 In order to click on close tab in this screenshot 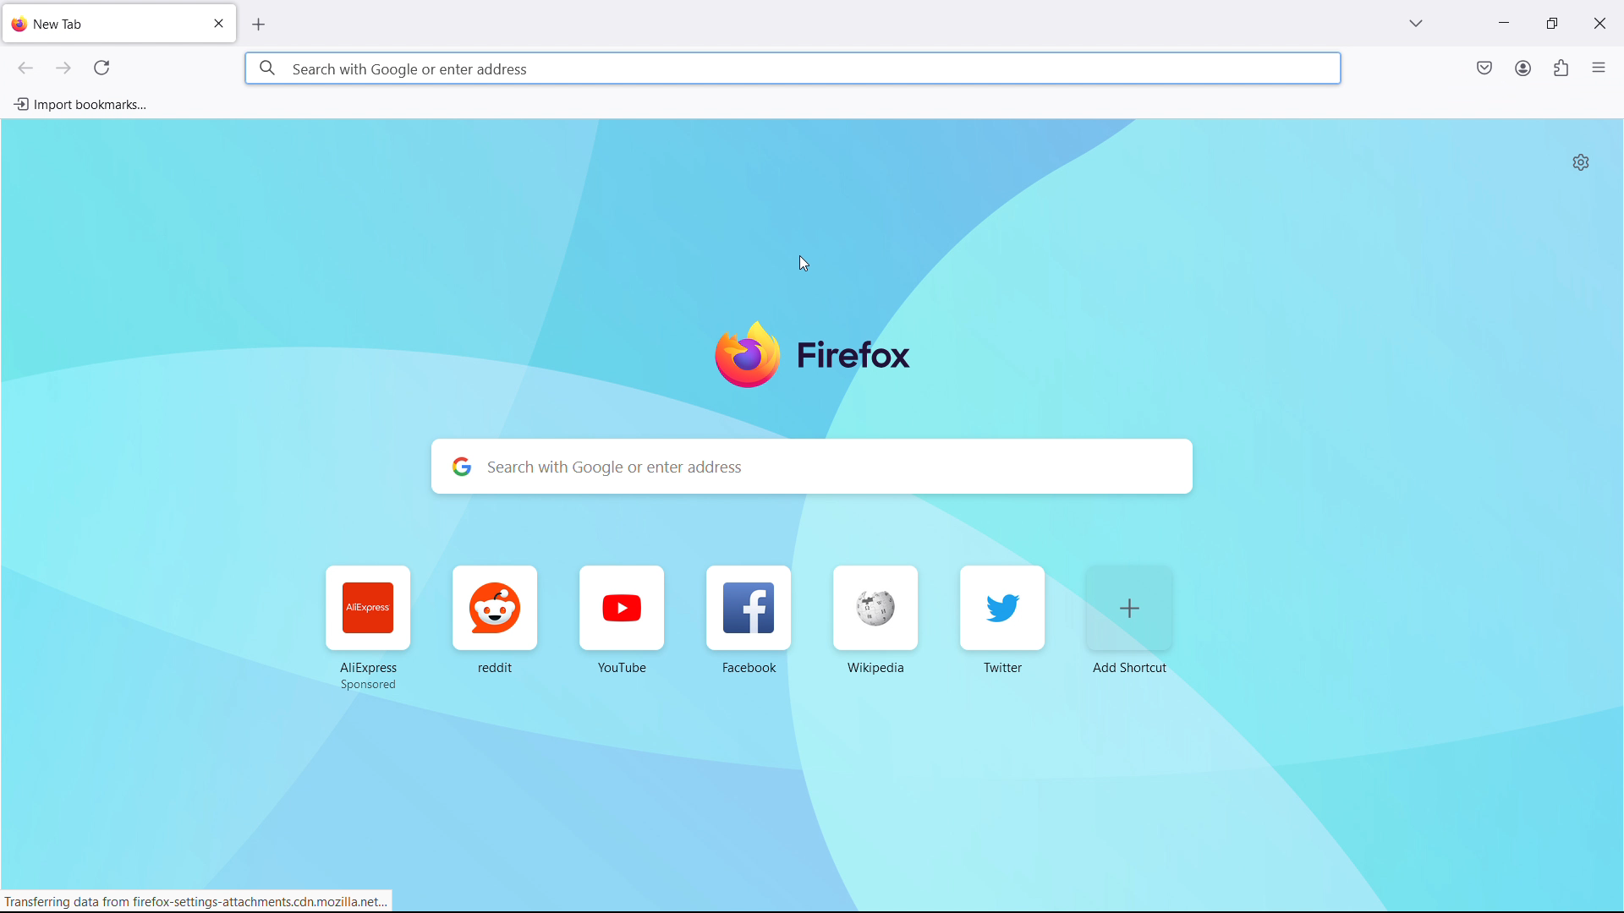, I will do `click(216, 23)`.